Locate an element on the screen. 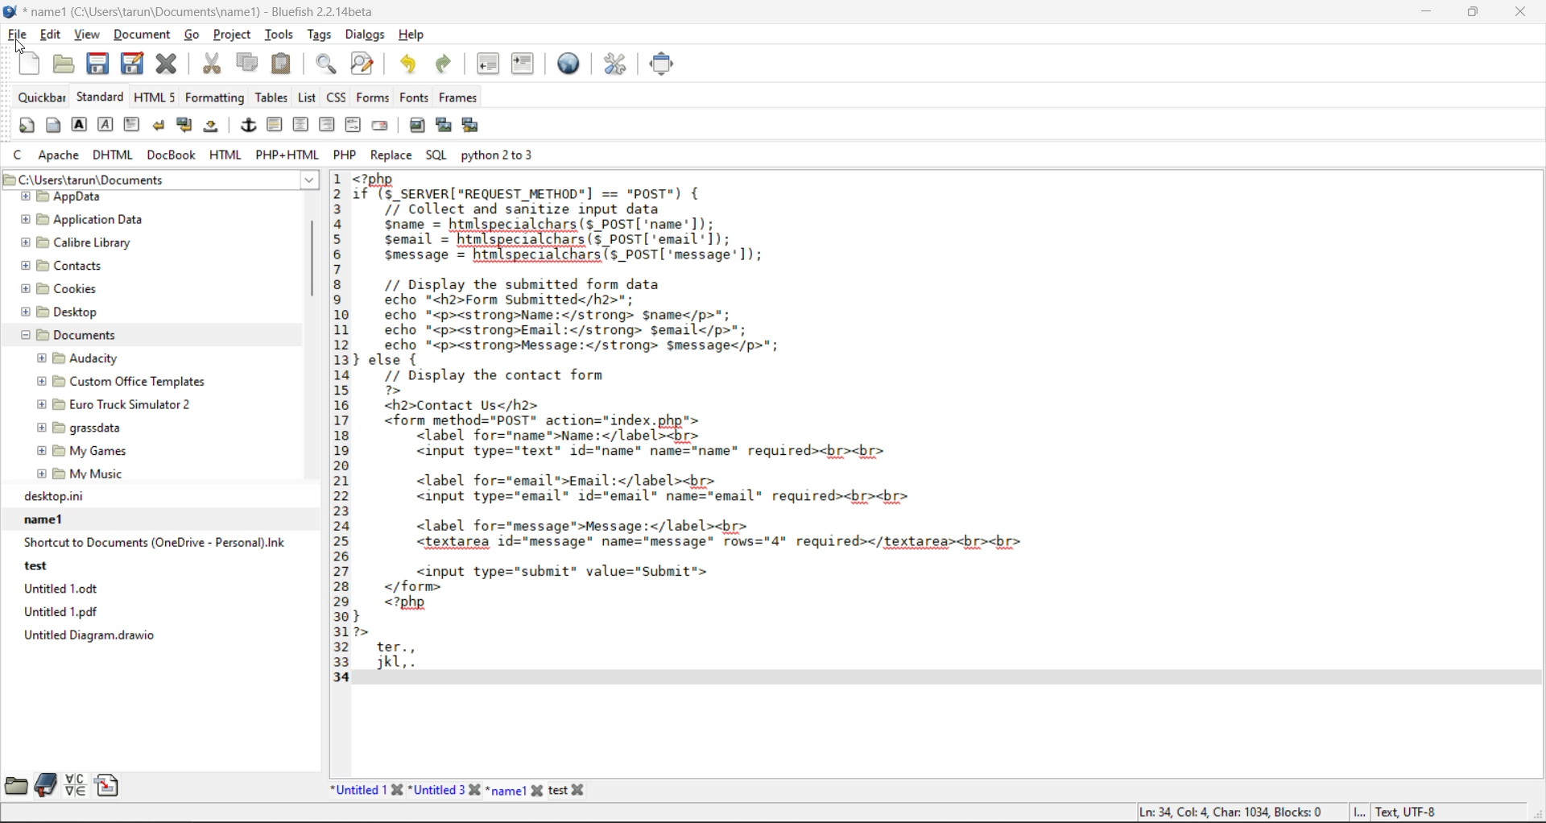  metadata is located at coordinates (1288, 811).